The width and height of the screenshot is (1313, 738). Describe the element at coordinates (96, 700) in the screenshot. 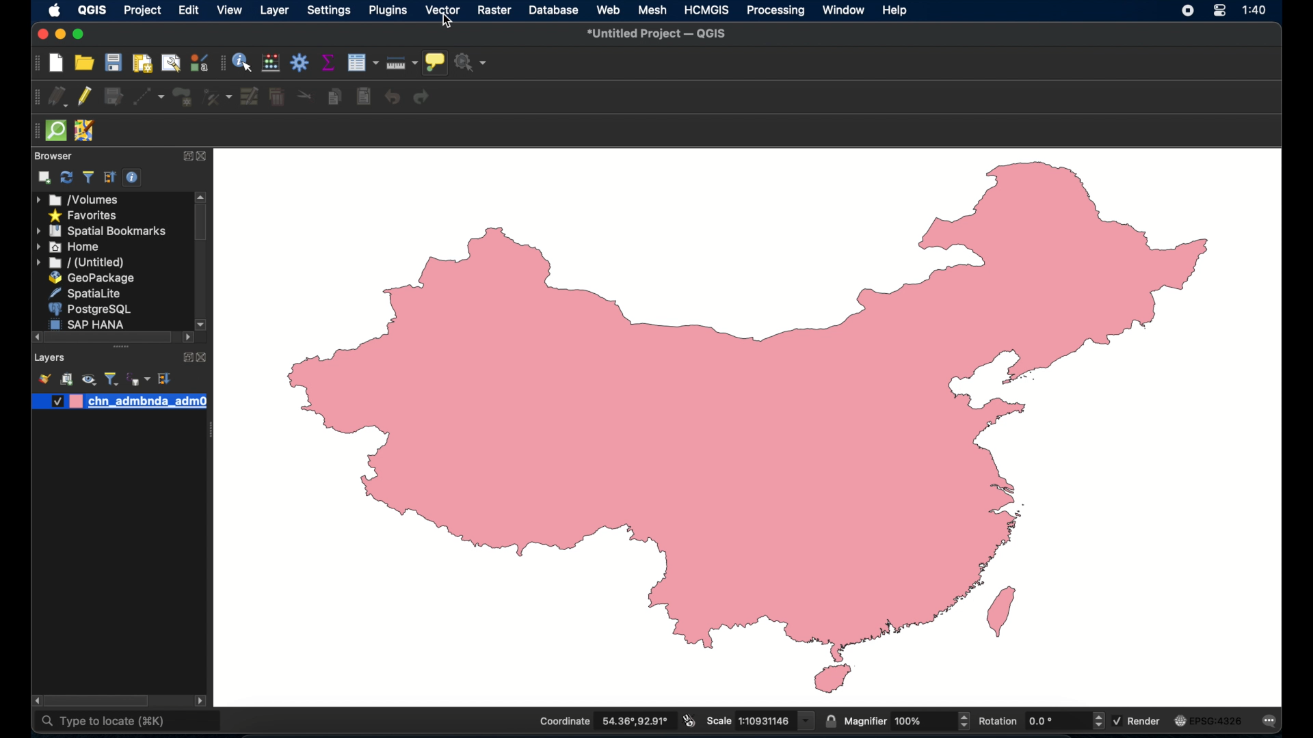

I see `scroll box` at that location.